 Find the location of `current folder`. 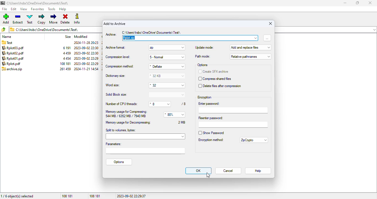

current folder is located at coordinates (55, 29).